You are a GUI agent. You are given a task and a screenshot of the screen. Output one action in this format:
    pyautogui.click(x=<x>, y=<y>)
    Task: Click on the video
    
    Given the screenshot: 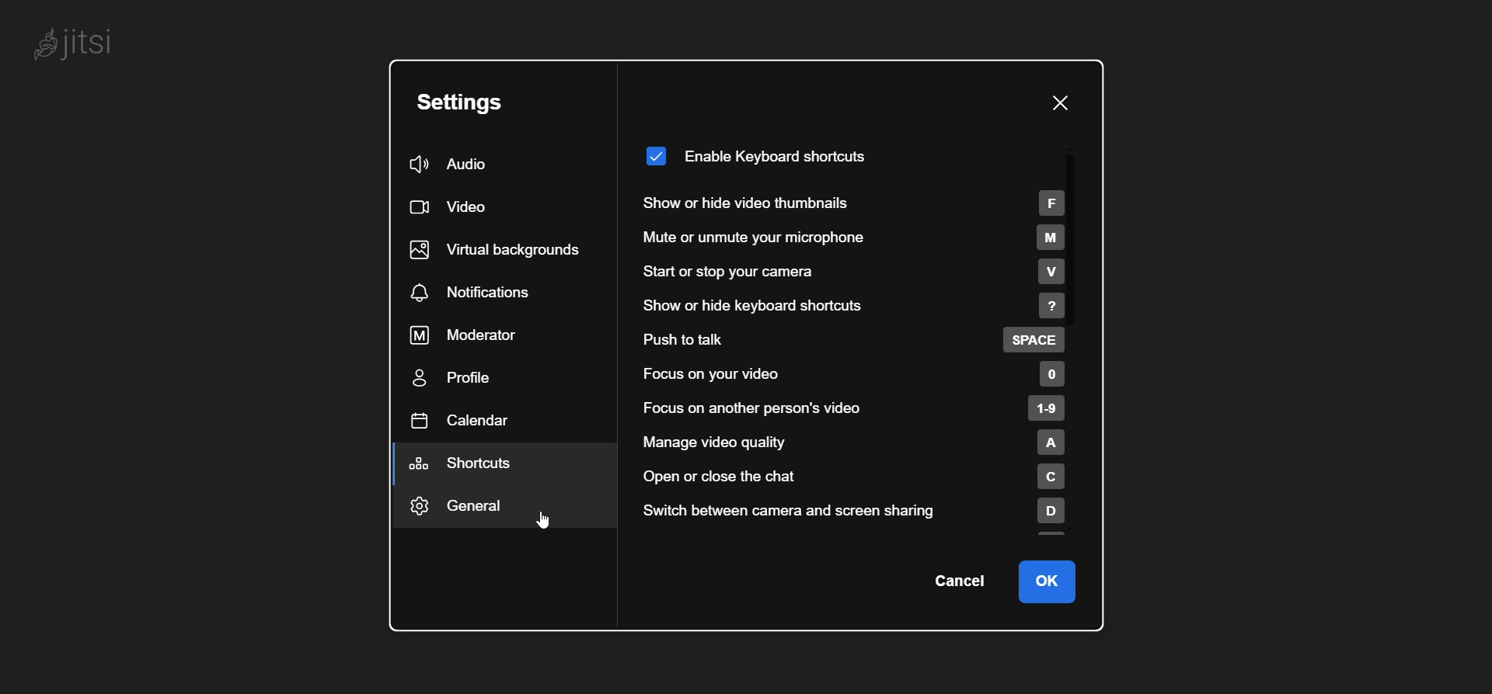 What is the action you would take?
    pyautogui.click(x=448, y=209)
    